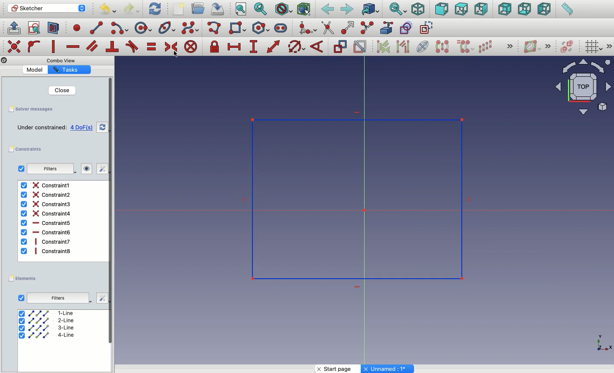 The image size is (614, 373). What do you see at coordinates (46, 232) in the screenshot?
I see `Constraint6` at bounding box center [46, 232].